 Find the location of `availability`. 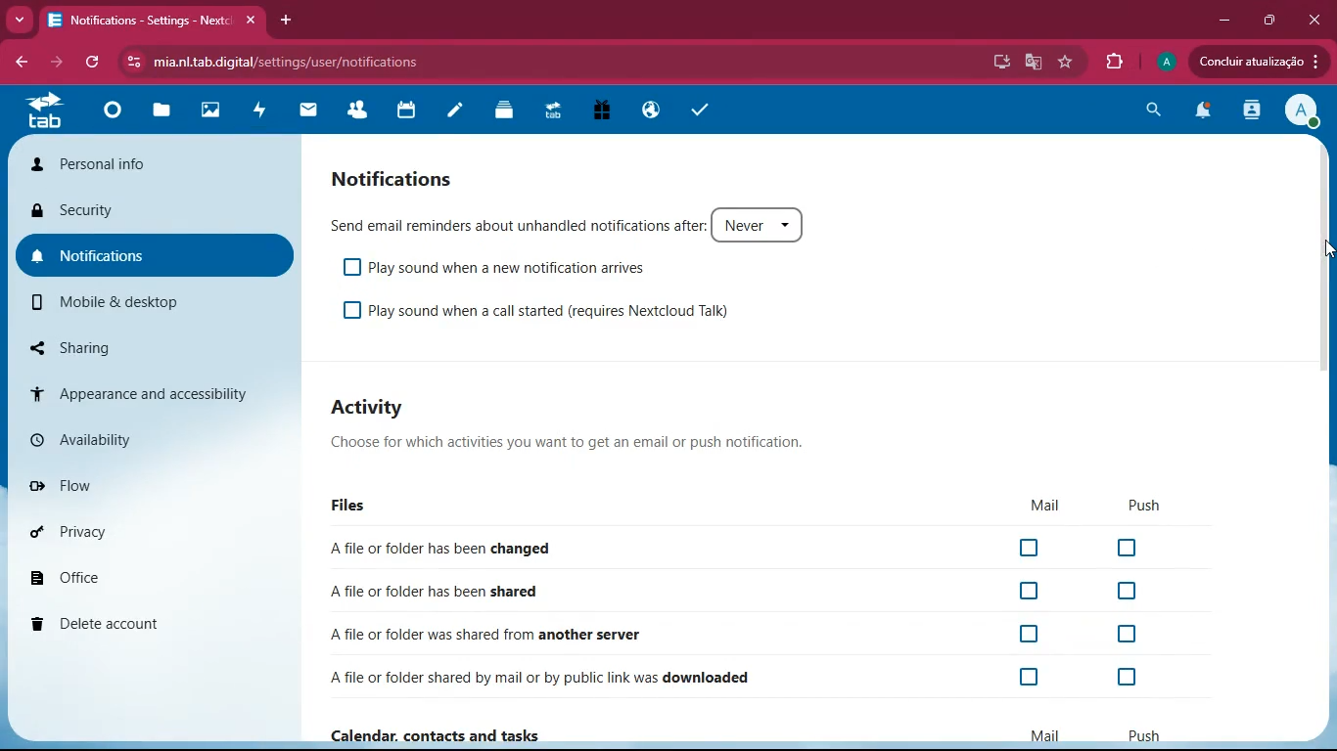

availability is located at coordinates (138, 439).